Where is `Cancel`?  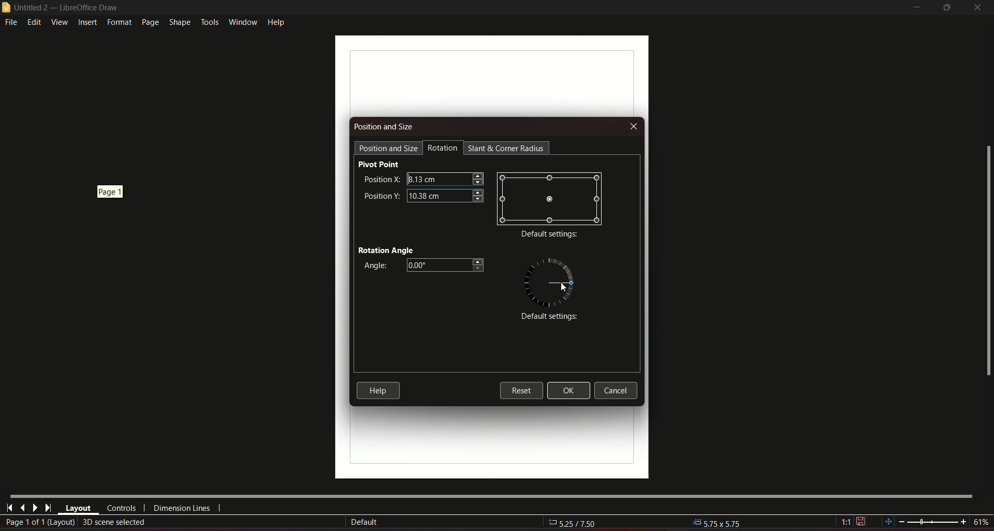
Cancel is located at coordinates (619, 391).